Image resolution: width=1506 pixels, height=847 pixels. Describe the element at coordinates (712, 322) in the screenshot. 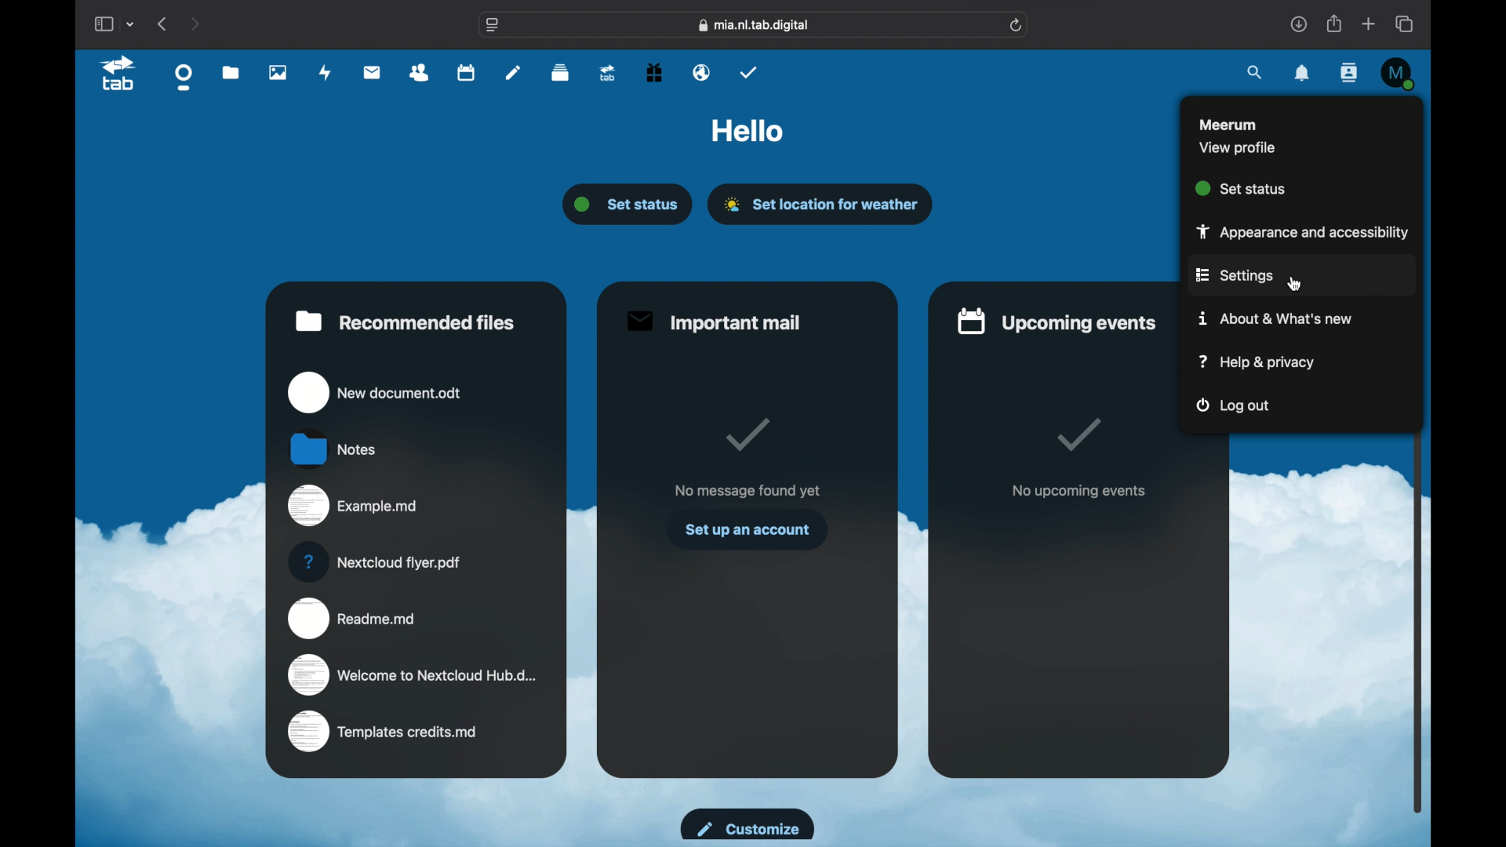

I see `important mail` at that location.